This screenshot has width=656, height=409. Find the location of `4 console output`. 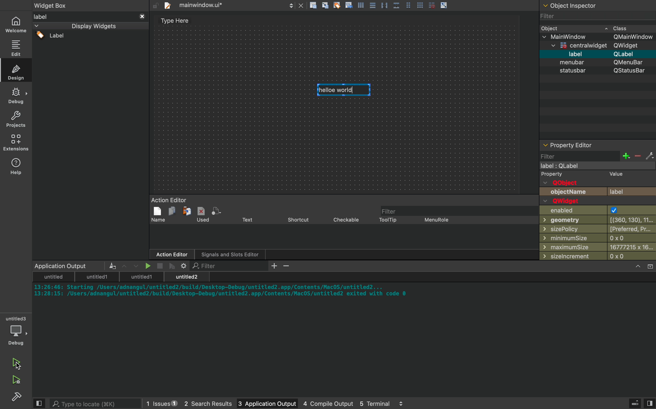

4 console output is located at coordinates (322, 404).